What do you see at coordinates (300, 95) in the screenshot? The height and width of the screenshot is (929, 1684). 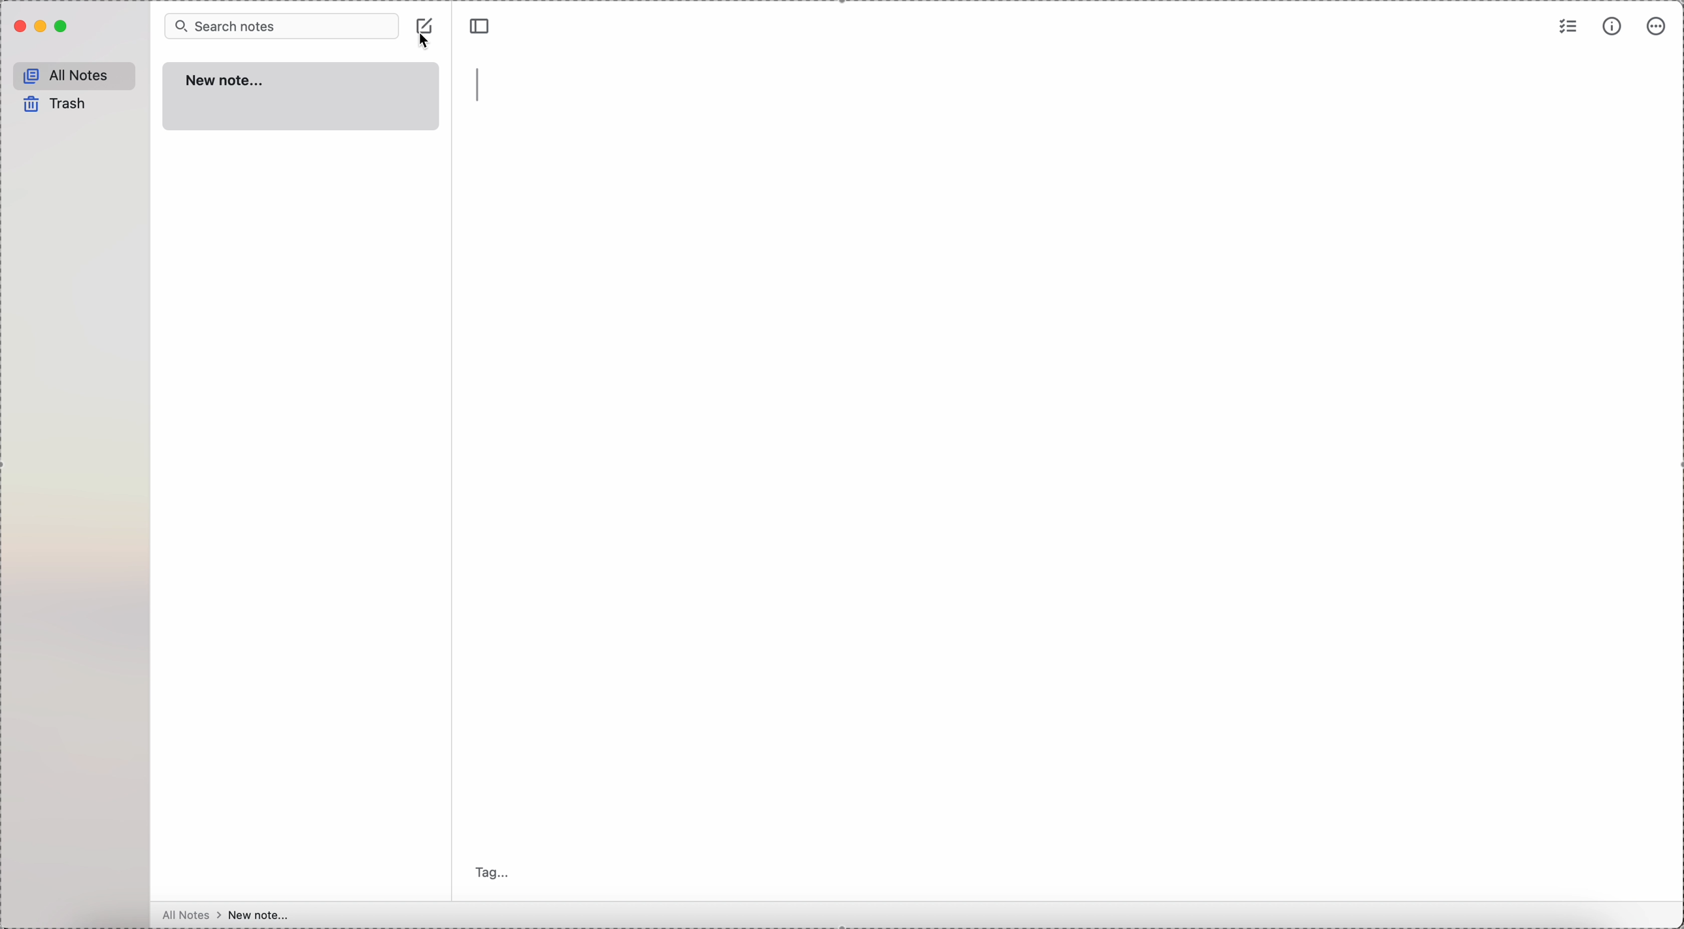 I see `new note` at bounding box center [300, 95].